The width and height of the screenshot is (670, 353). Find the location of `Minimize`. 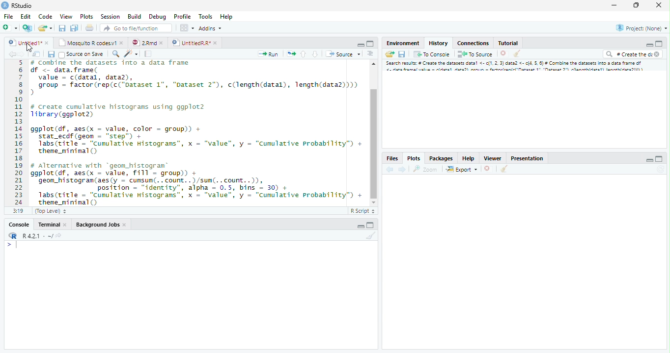

Minimize is located at coordinates (648, 159).